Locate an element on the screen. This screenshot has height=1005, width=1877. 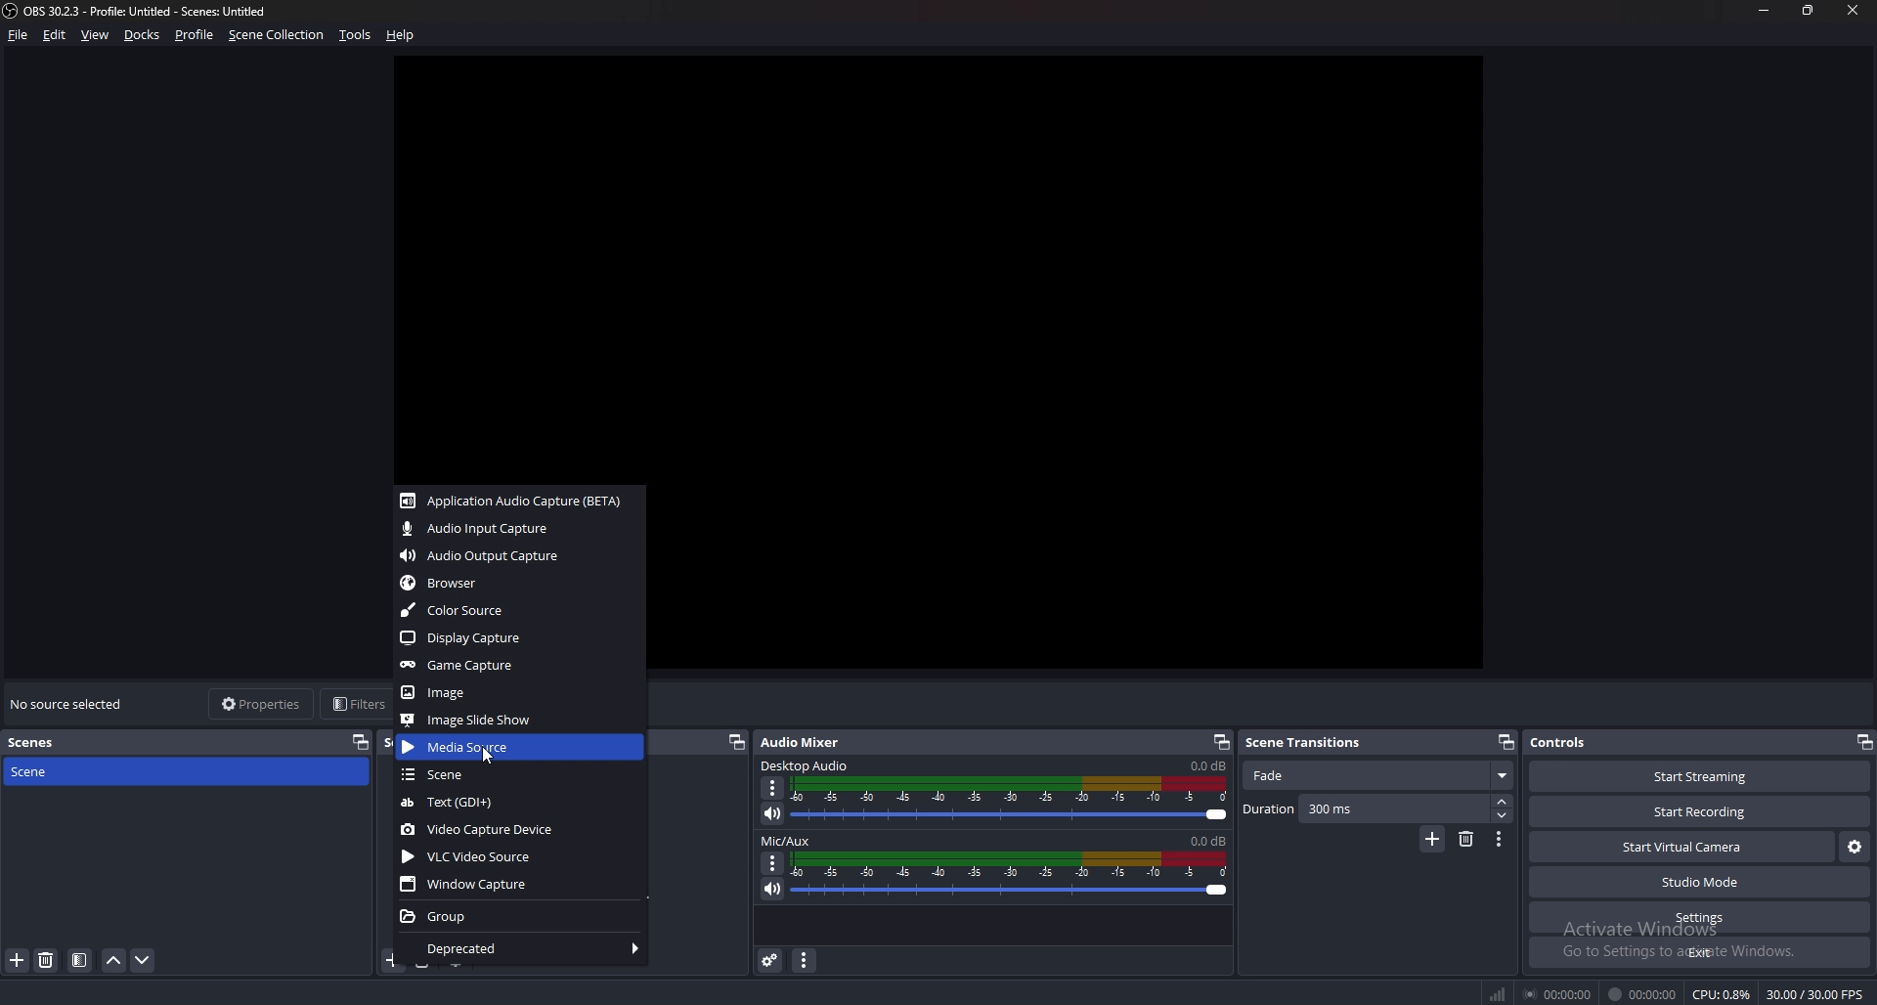
Audio mixer is located at coordinates (802, 743).